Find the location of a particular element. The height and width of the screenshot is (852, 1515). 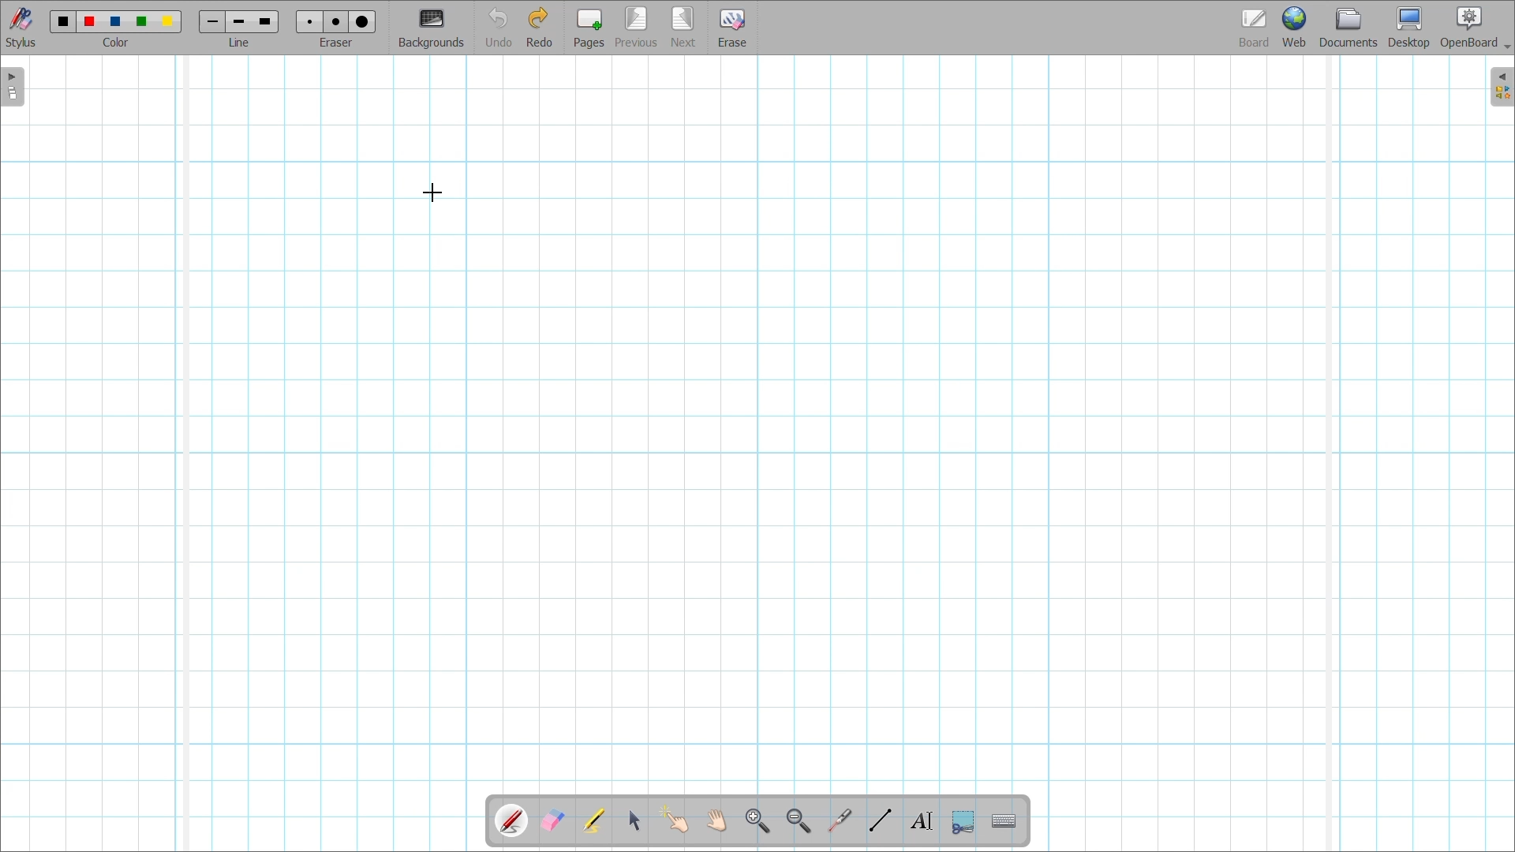

Zoom out is located at coordinates (798, 821).